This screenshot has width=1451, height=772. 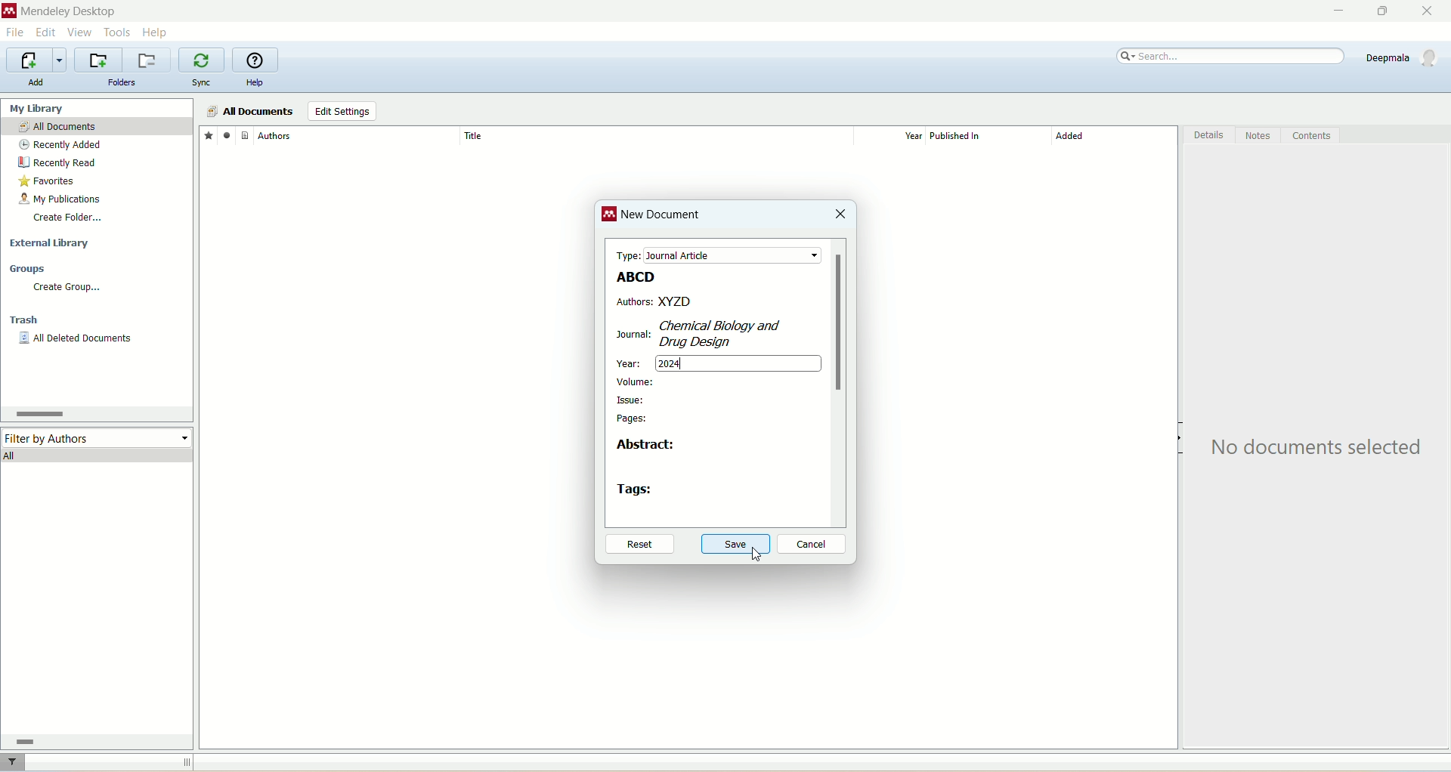 What do you see at coordinates (1379, 11) in the screenshot?
I see `maximize` at bounding box center [1379, 11].